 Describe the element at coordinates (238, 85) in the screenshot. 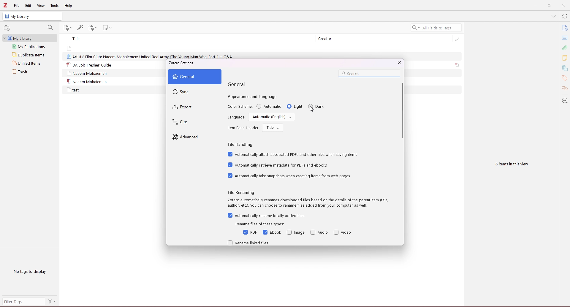

I see `general` at that location.